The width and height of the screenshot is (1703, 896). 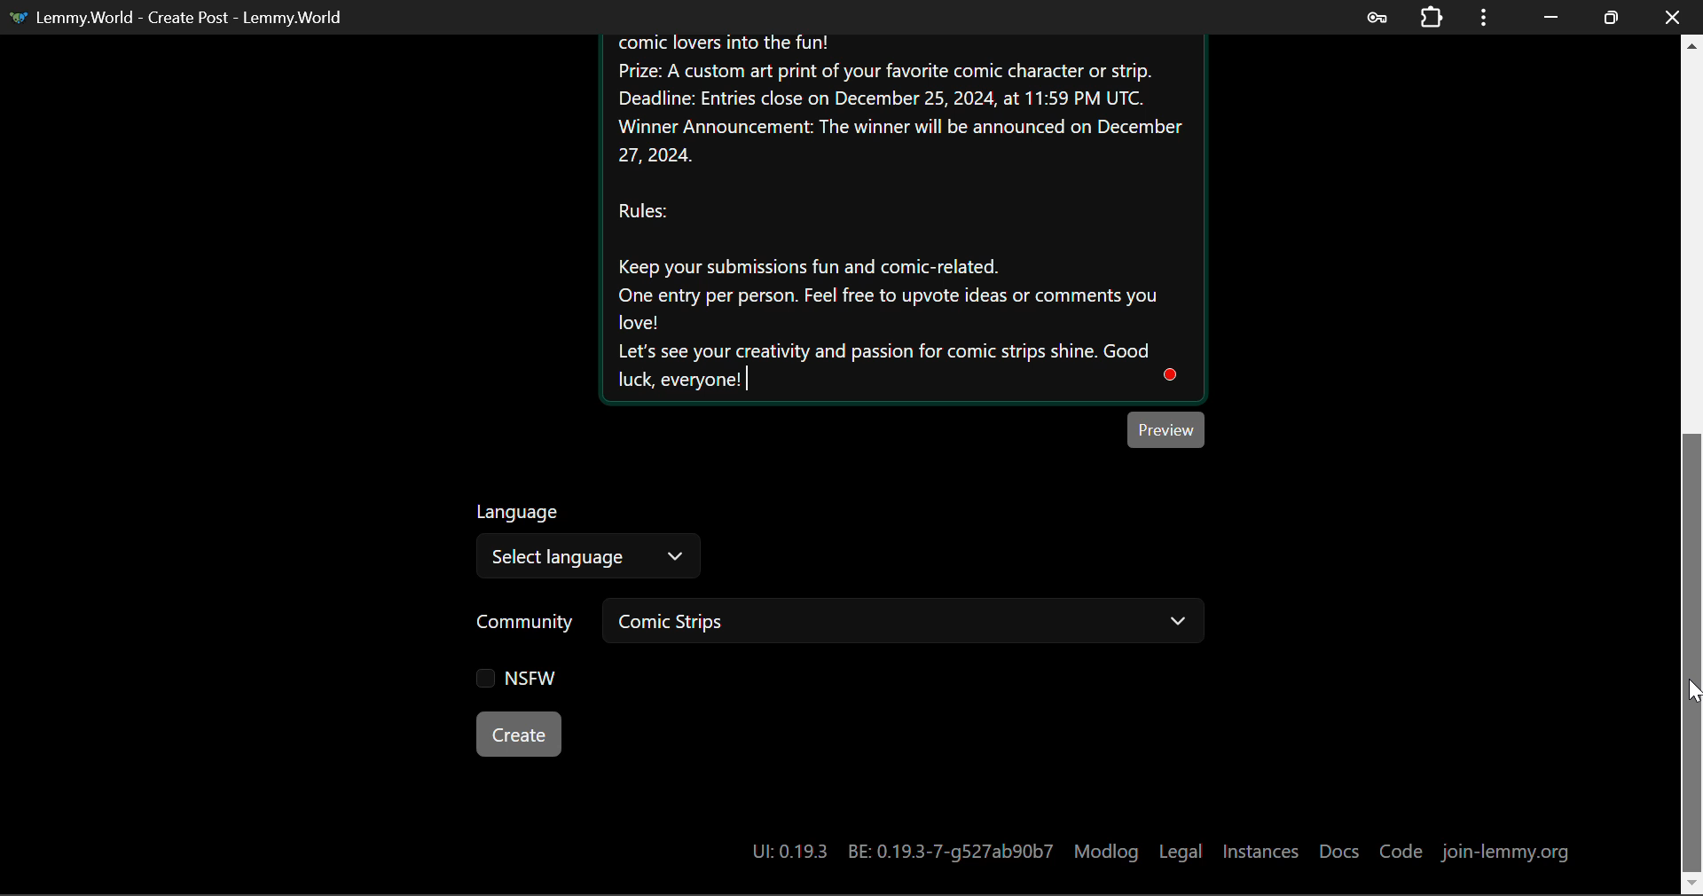 What do you see at coordinates (1166, 429) in the screenshot?
I see `Preview` at bounding box center [1166, 429].